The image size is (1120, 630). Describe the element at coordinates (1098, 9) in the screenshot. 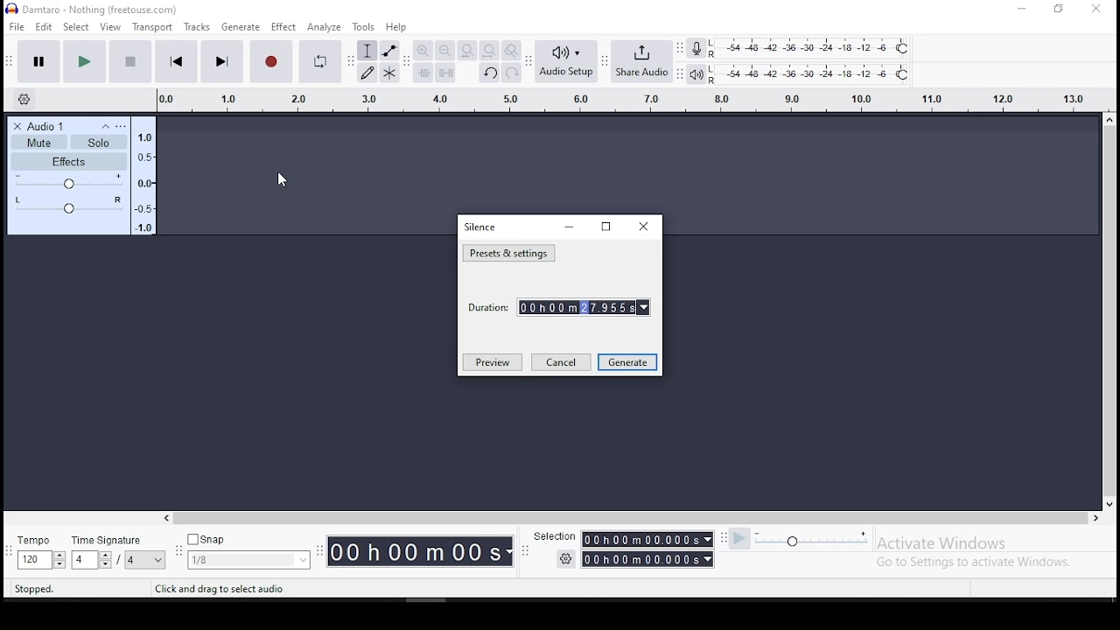

I see `close window` at that location.